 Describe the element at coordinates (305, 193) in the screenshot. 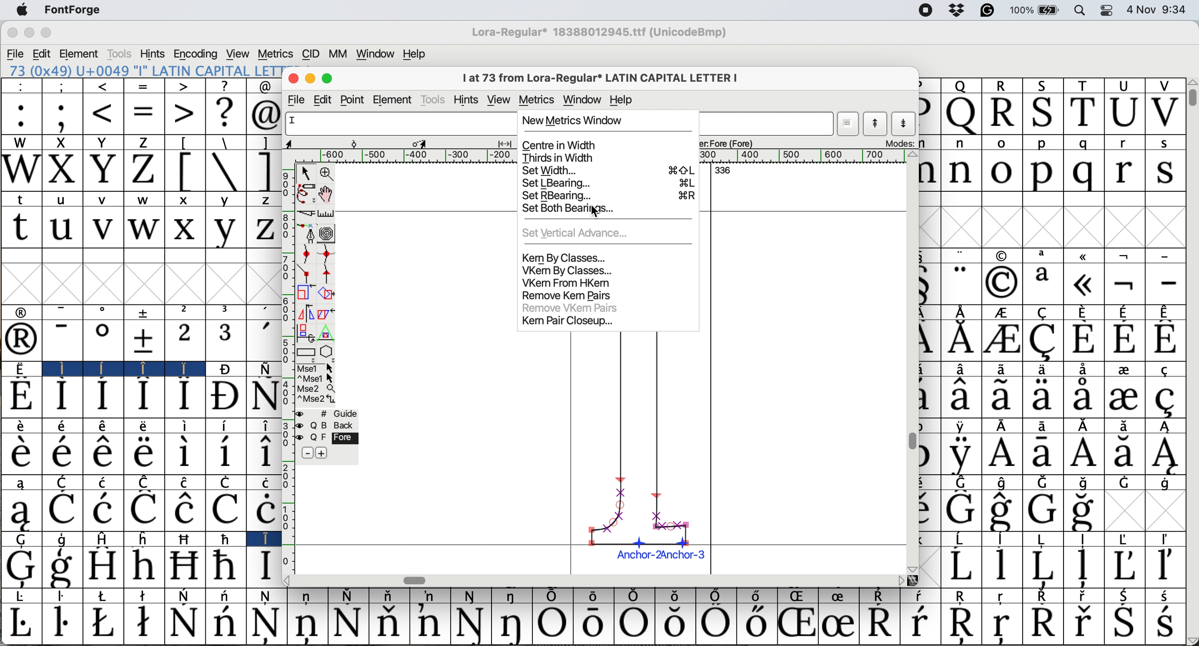

I see `draw freehand curve` at that location.